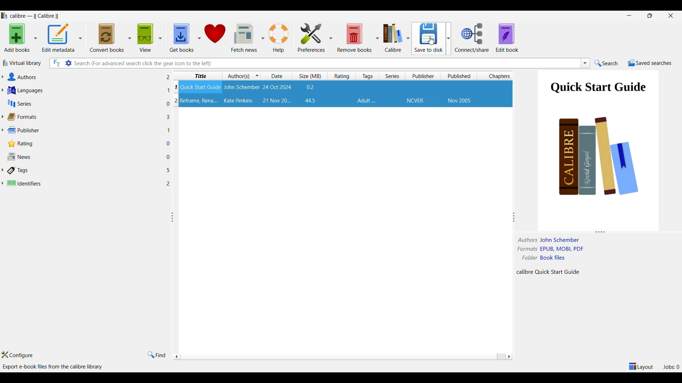  I want to click on Tags, so click(367, 101).